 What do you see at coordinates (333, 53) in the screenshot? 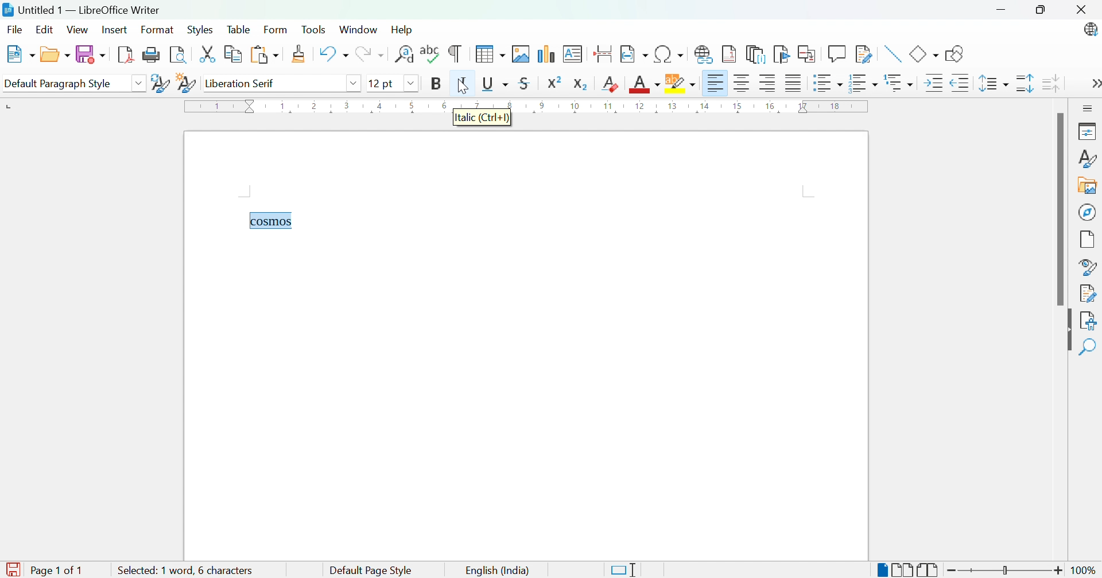
I see `Undo` at bounding box center [333, 53].